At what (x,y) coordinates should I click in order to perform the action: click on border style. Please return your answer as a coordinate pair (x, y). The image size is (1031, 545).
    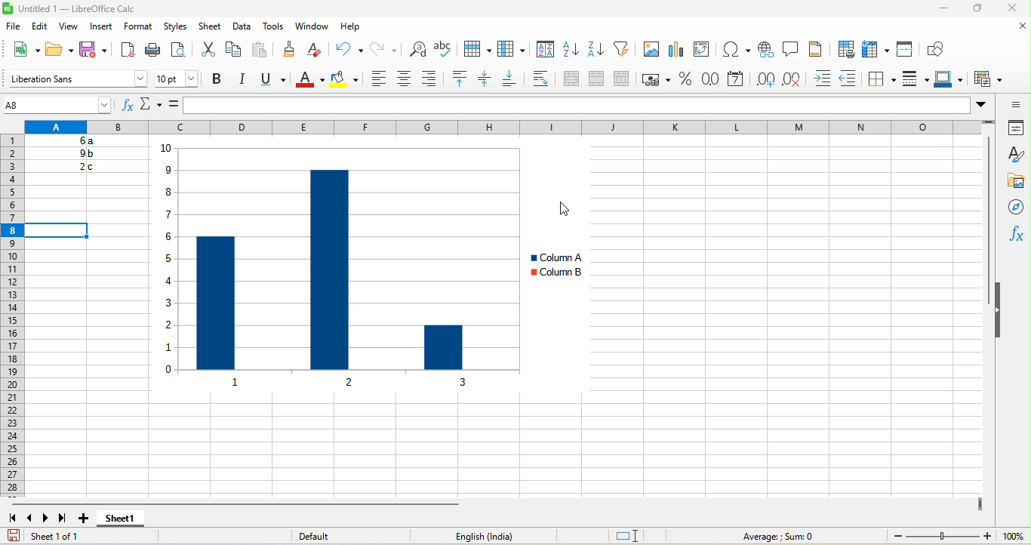
    Looking at the image, I should click on (914, 80).